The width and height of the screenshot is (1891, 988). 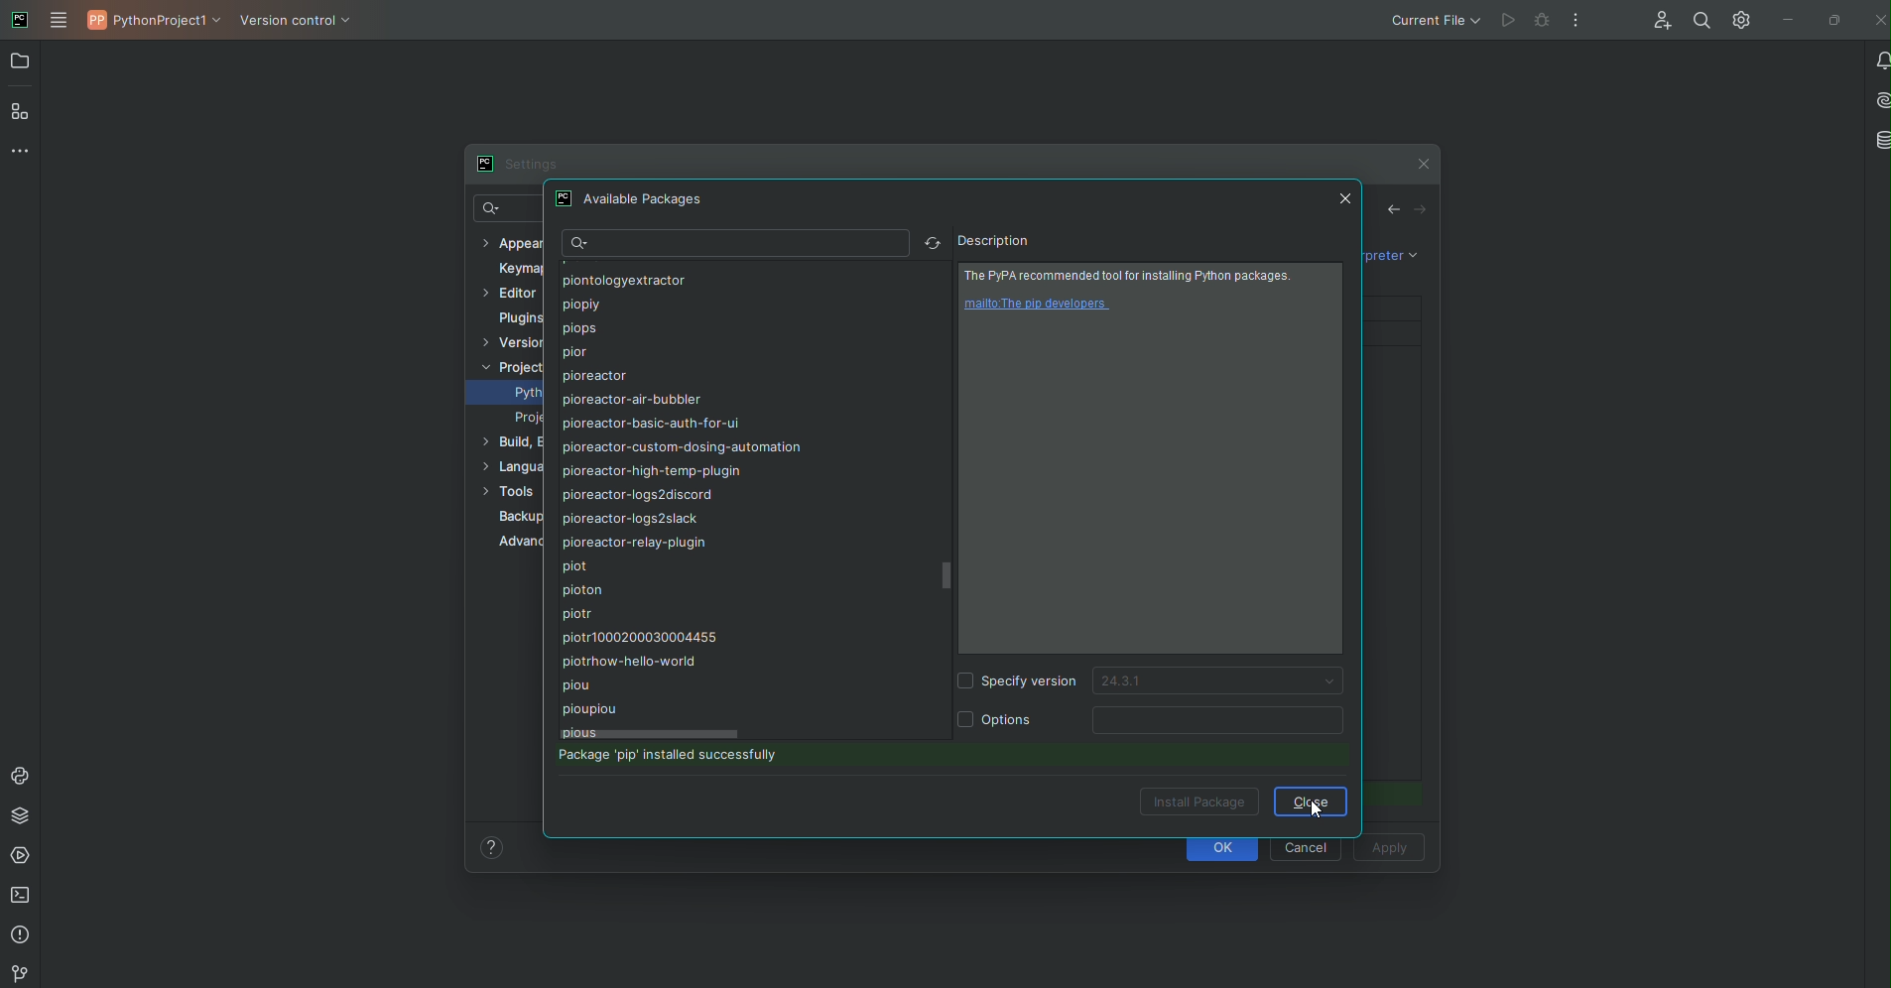 I want to click on languages and Frameworks, so click(x=511, y=465).